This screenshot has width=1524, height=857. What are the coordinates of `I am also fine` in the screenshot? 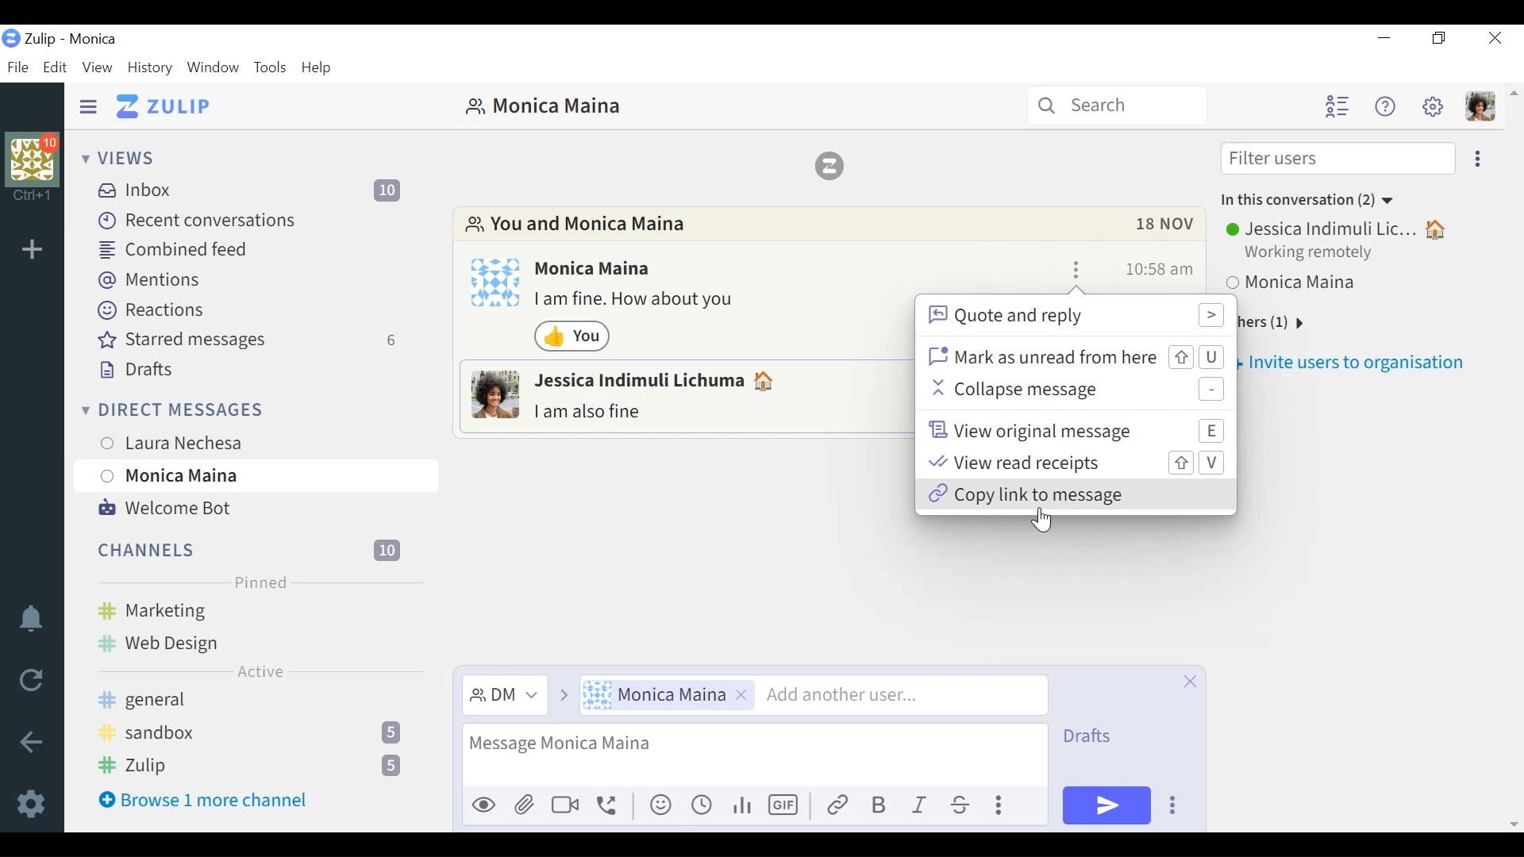 It's located at (592, 412).